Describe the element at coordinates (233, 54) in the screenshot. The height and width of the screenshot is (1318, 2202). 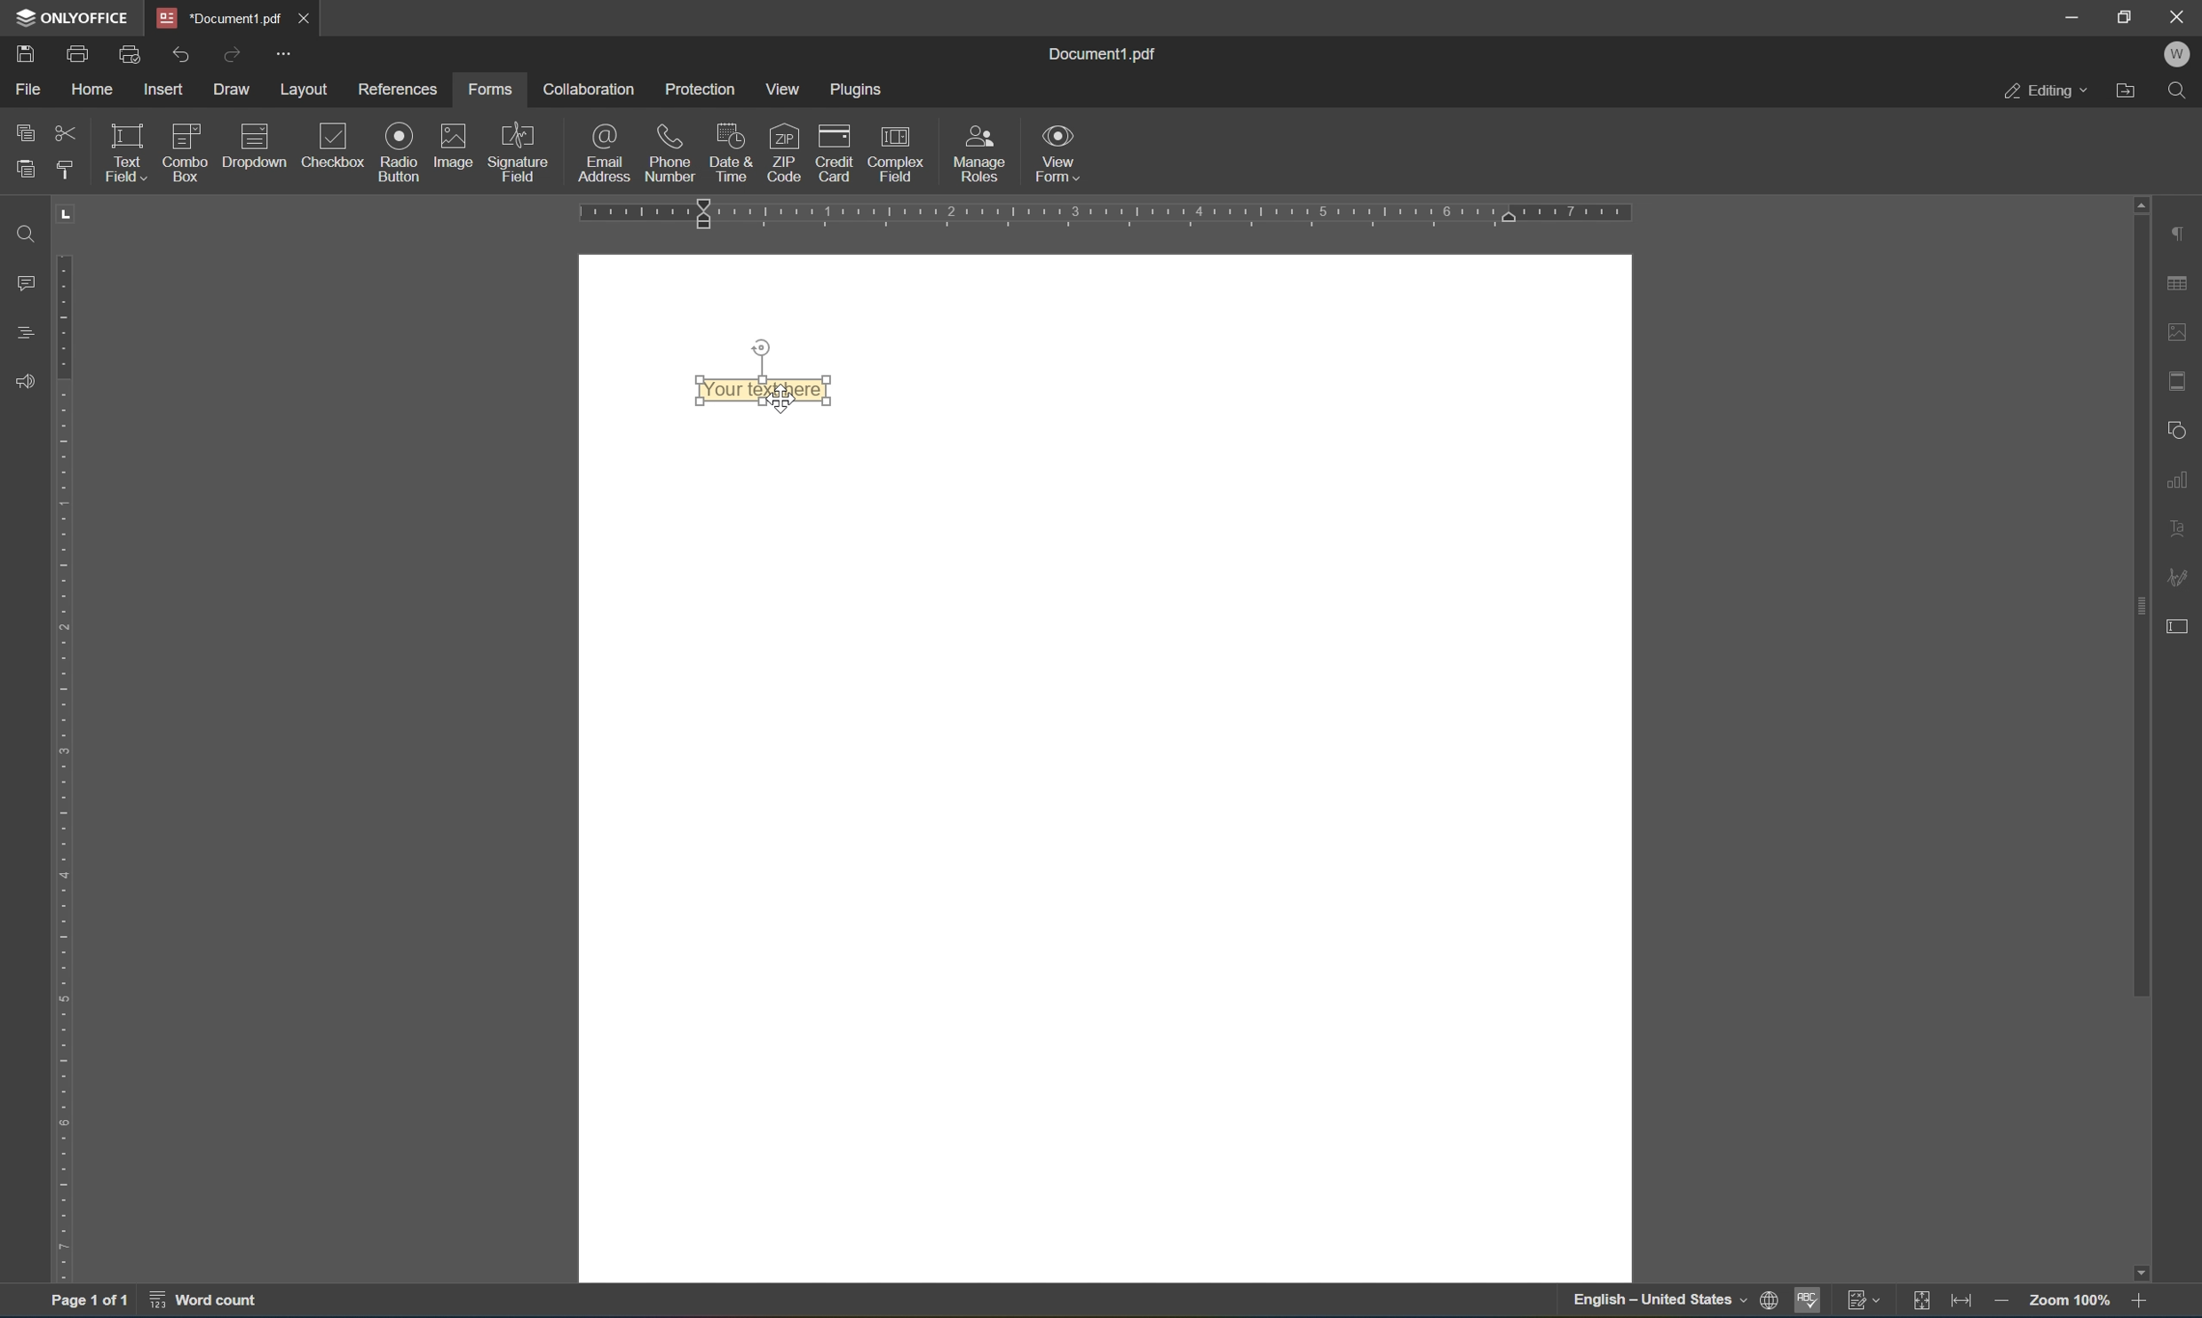
I see `redo` at that location.